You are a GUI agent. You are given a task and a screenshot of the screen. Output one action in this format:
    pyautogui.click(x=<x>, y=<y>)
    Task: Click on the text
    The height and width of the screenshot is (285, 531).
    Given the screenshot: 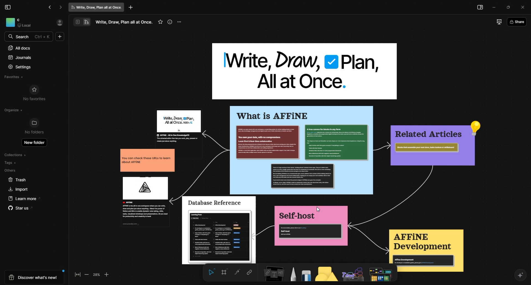 What is the action you would take?
    pyautogui.click(x=124, y=21)
    